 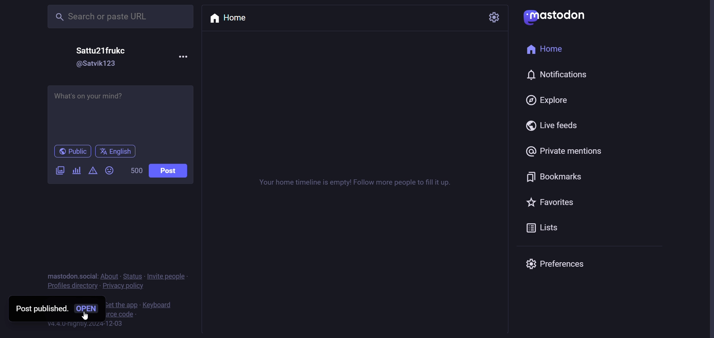 What do you see at coordinates (549, 126) in the screenshot?
I see `live feeds` at bounding box center [549, 126].